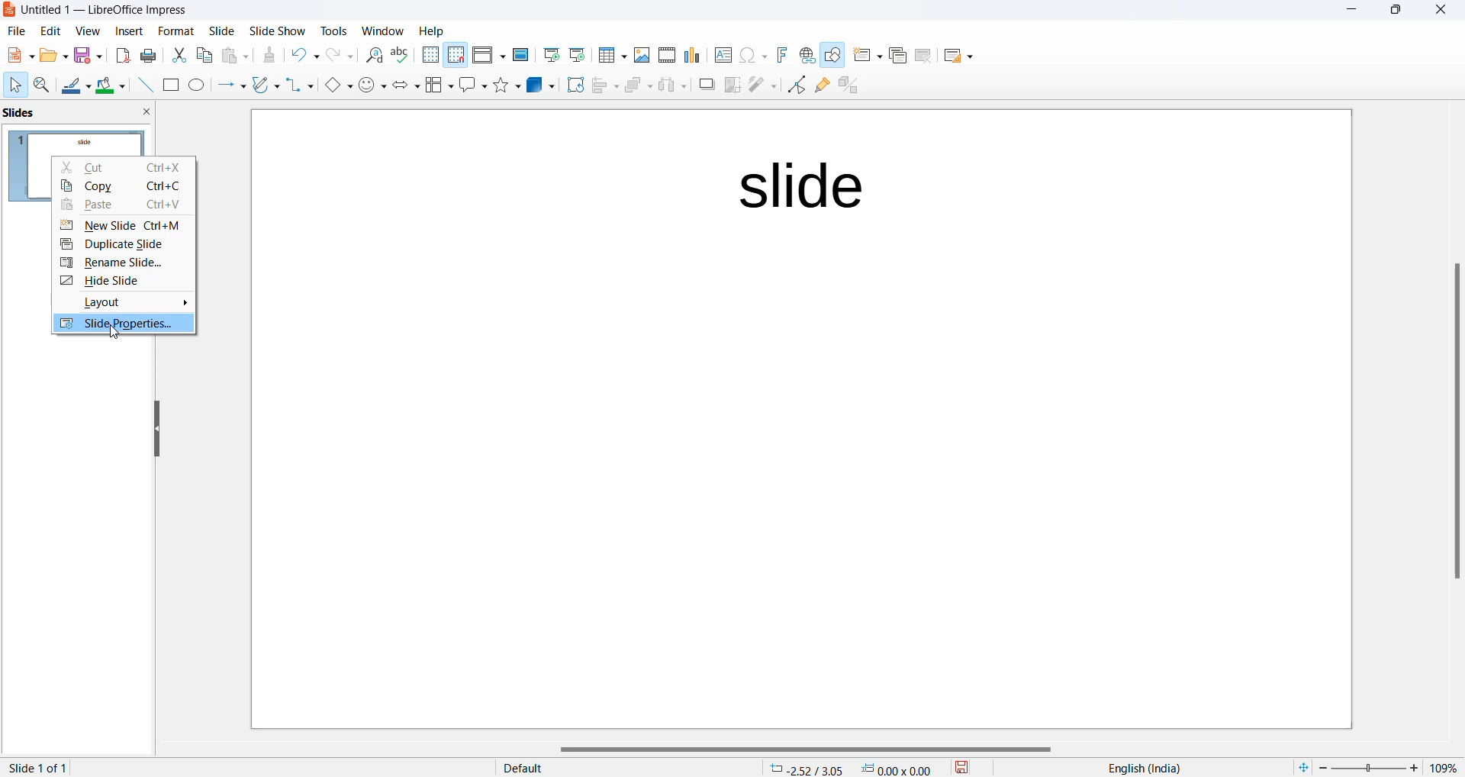  I want to click on file option, so click(54, 56).